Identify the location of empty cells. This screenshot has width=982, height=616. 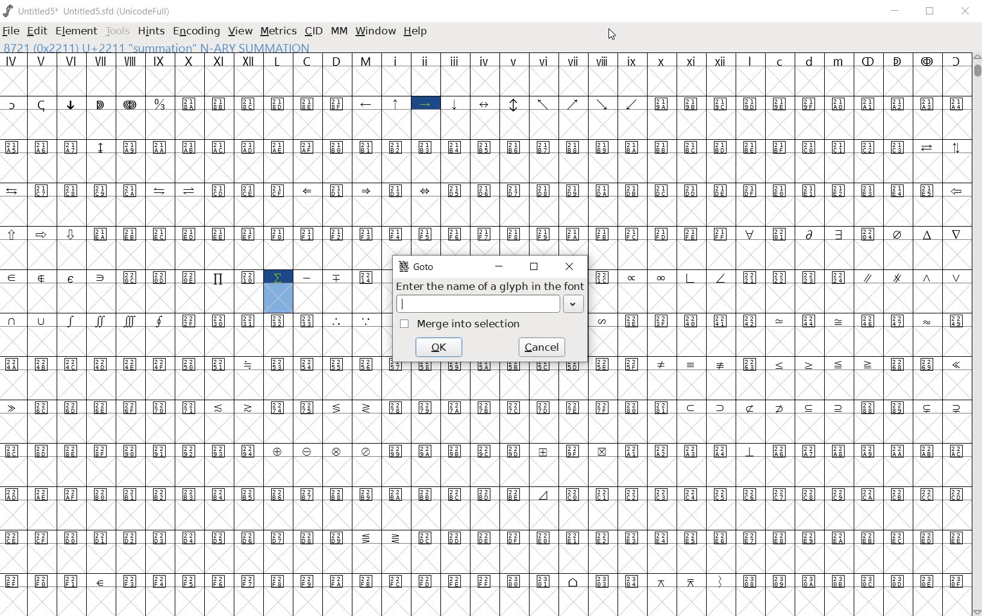
(486, 472).